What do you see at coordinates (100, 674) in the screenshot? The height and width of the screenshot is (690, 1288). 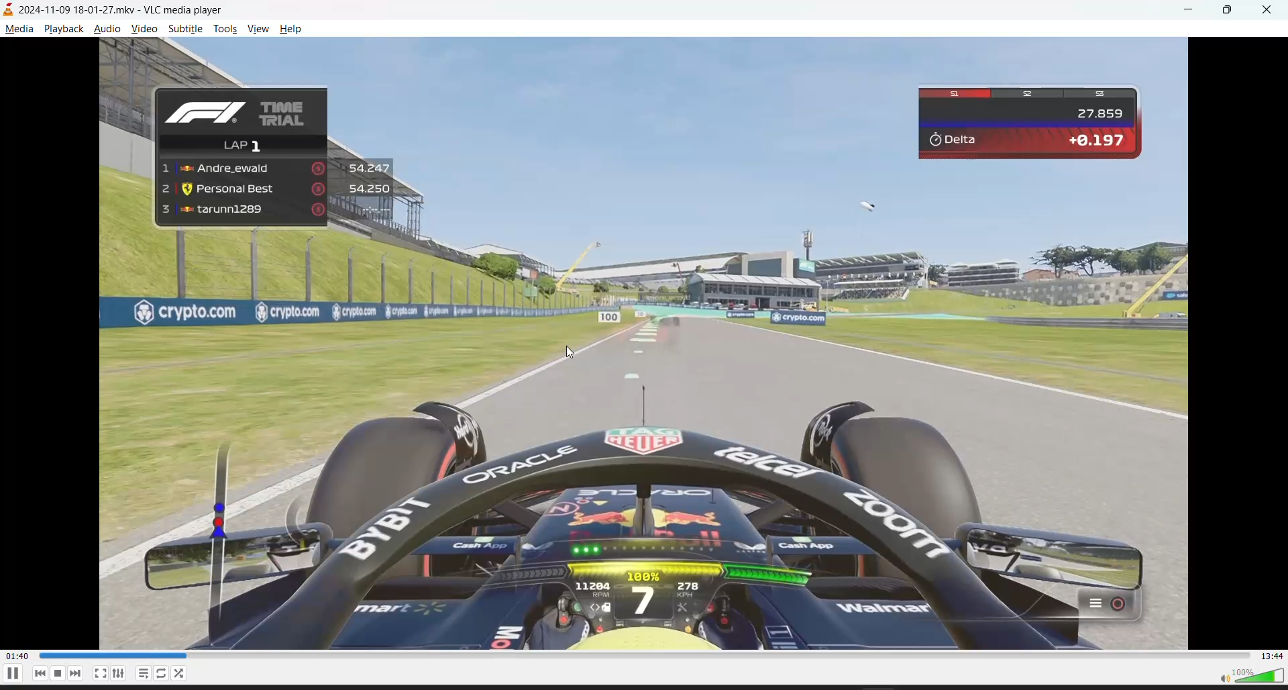 I see `fullscreen` at bounding box center [100, 674].